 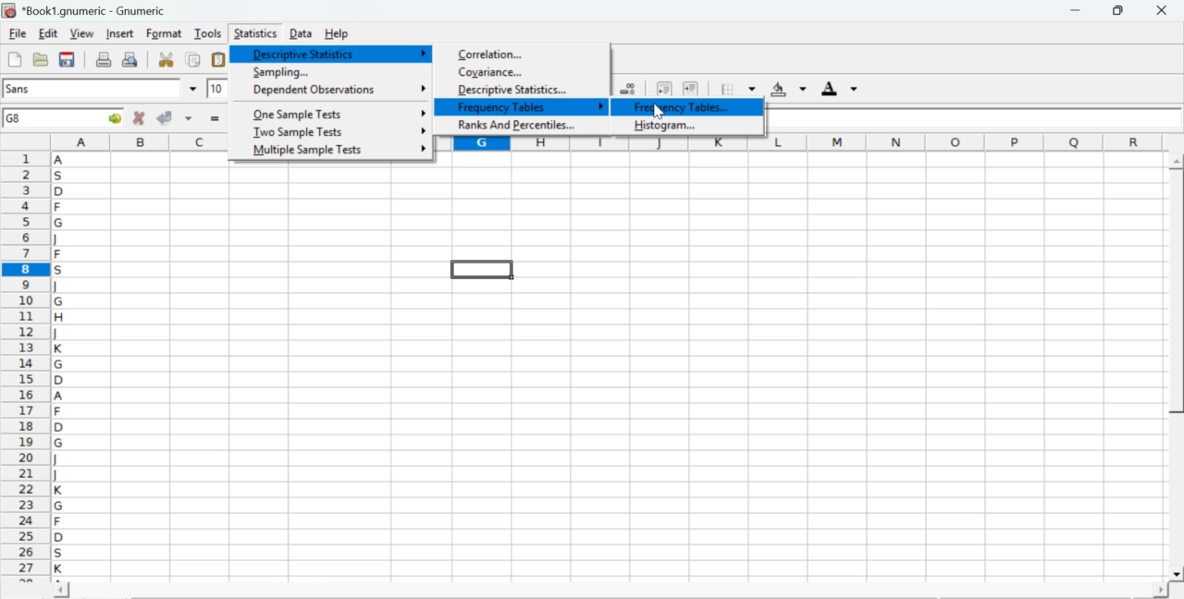 I want to click on decrease indent, so click(x=664, y=88).